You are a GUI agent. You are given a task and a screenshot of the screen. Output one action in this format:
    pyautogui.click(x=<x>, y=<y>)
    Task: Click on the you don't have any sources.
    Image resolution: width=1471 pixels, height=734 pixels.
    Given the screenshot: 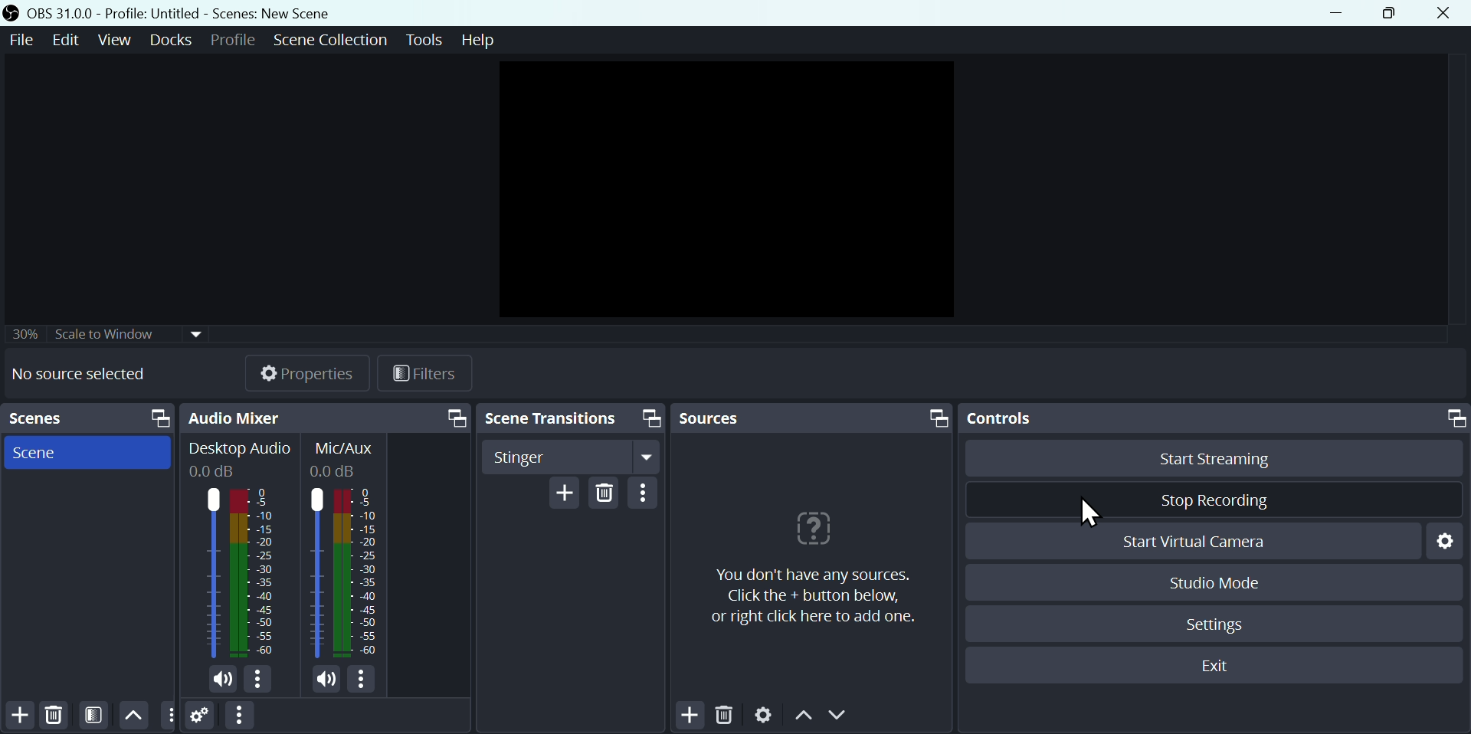 What is the action you would take?
    pyautogui.click(x=813, y=595)
    